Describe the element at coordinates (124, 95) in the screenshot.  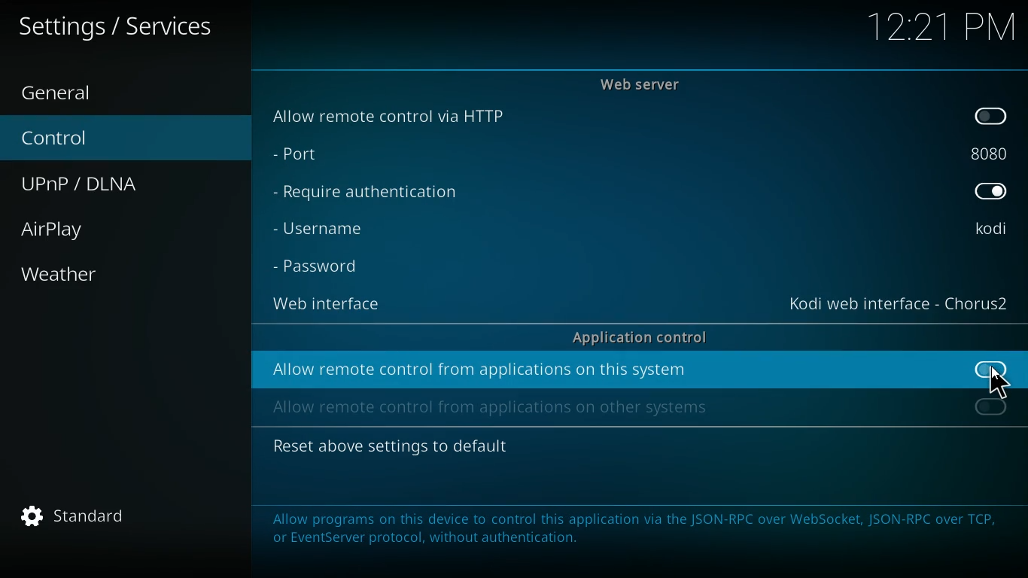
I see `general` at that location.